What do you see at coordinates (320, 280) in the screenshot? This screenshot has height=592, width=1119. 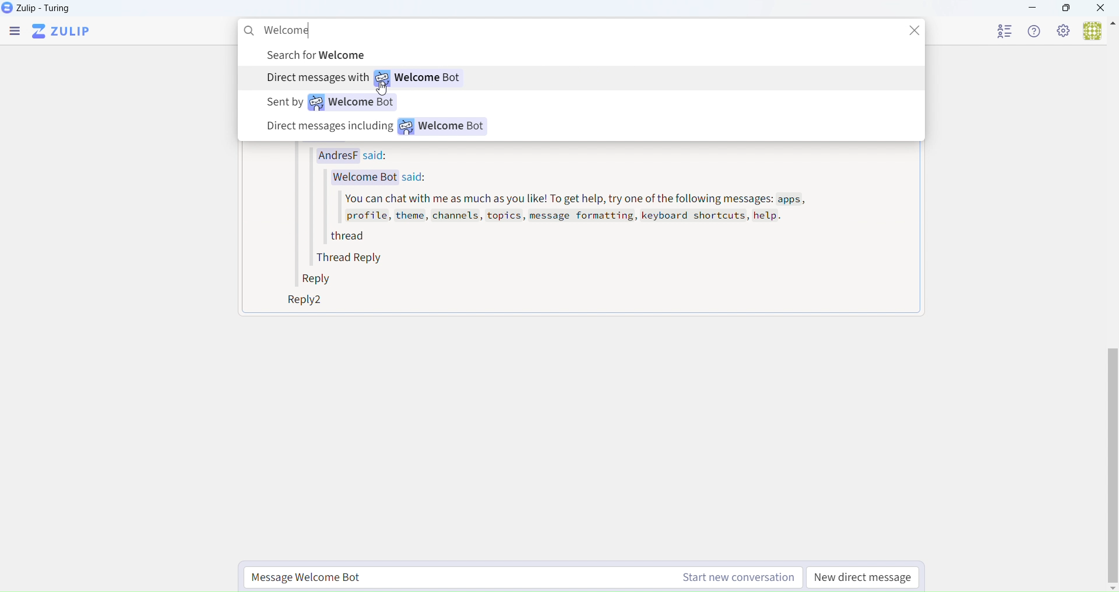 I see `Reply` at bounding box center [320, 280].